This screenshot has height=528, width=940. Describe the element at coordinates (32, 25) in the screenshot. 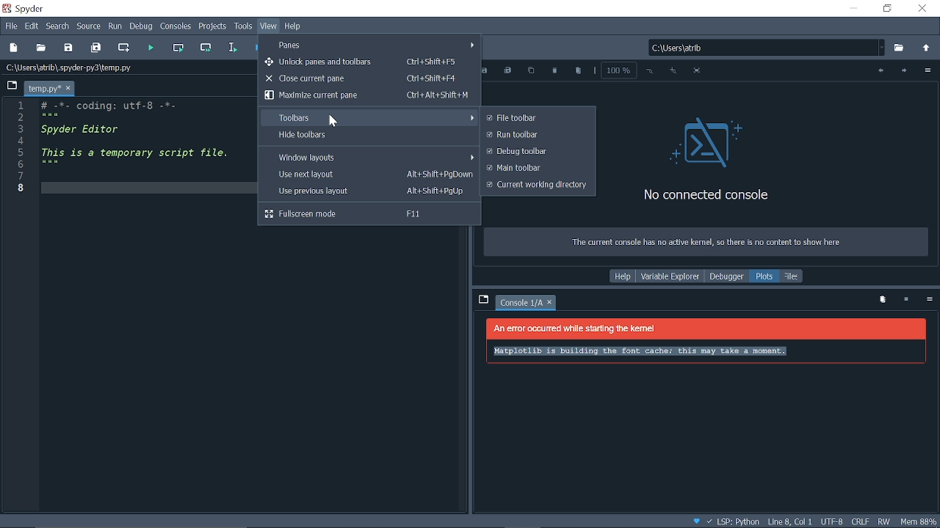

I see `Edit` at that location.